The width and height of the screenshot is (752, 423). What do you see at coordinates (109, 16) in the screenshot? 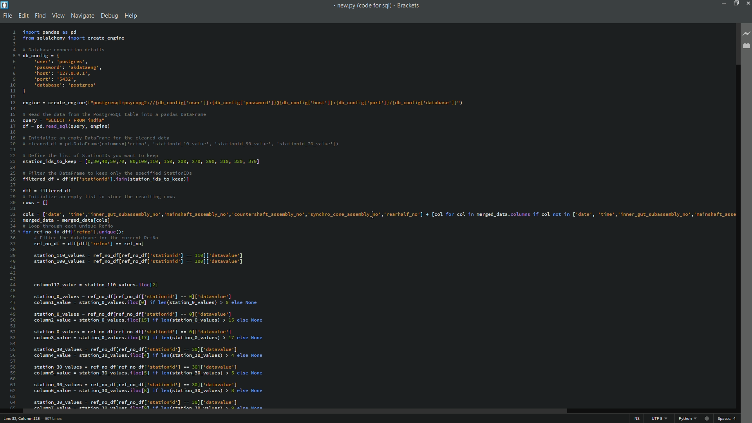
I see `debug menu` at bounding box center [109, 16].